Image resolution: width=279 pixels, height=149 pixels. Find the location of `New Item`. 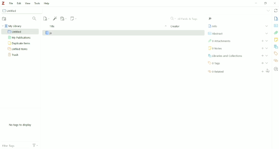

New Item is located at coordinates (47, 19).